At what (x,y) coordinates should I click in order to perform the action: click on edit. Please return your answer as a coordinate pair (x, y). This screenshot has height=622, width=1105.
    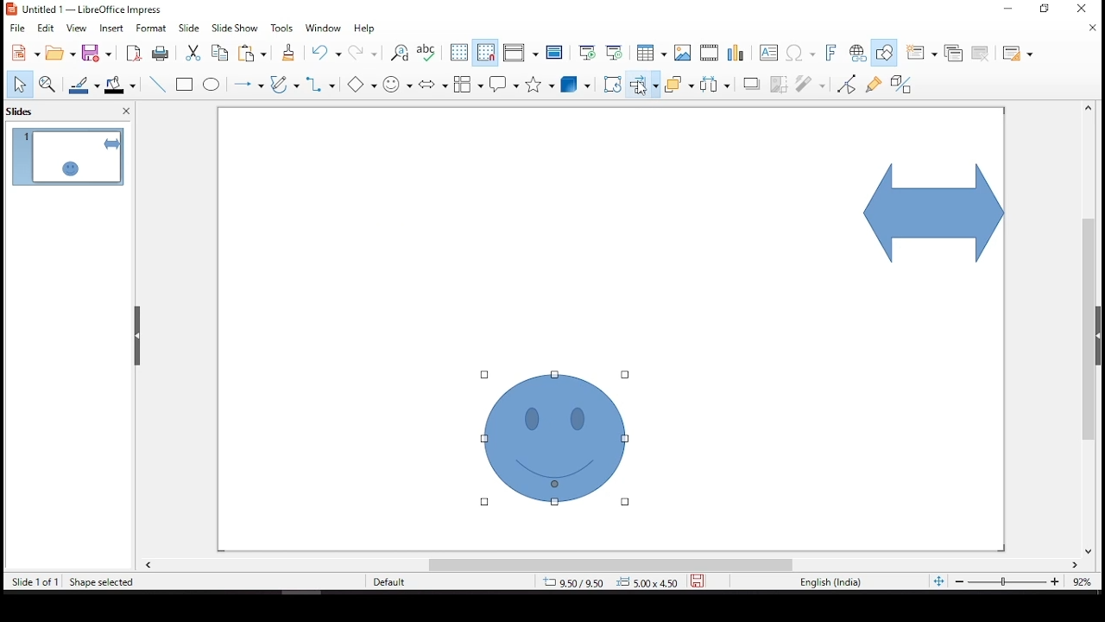
    Looking at the image, I should click on (46, 27).